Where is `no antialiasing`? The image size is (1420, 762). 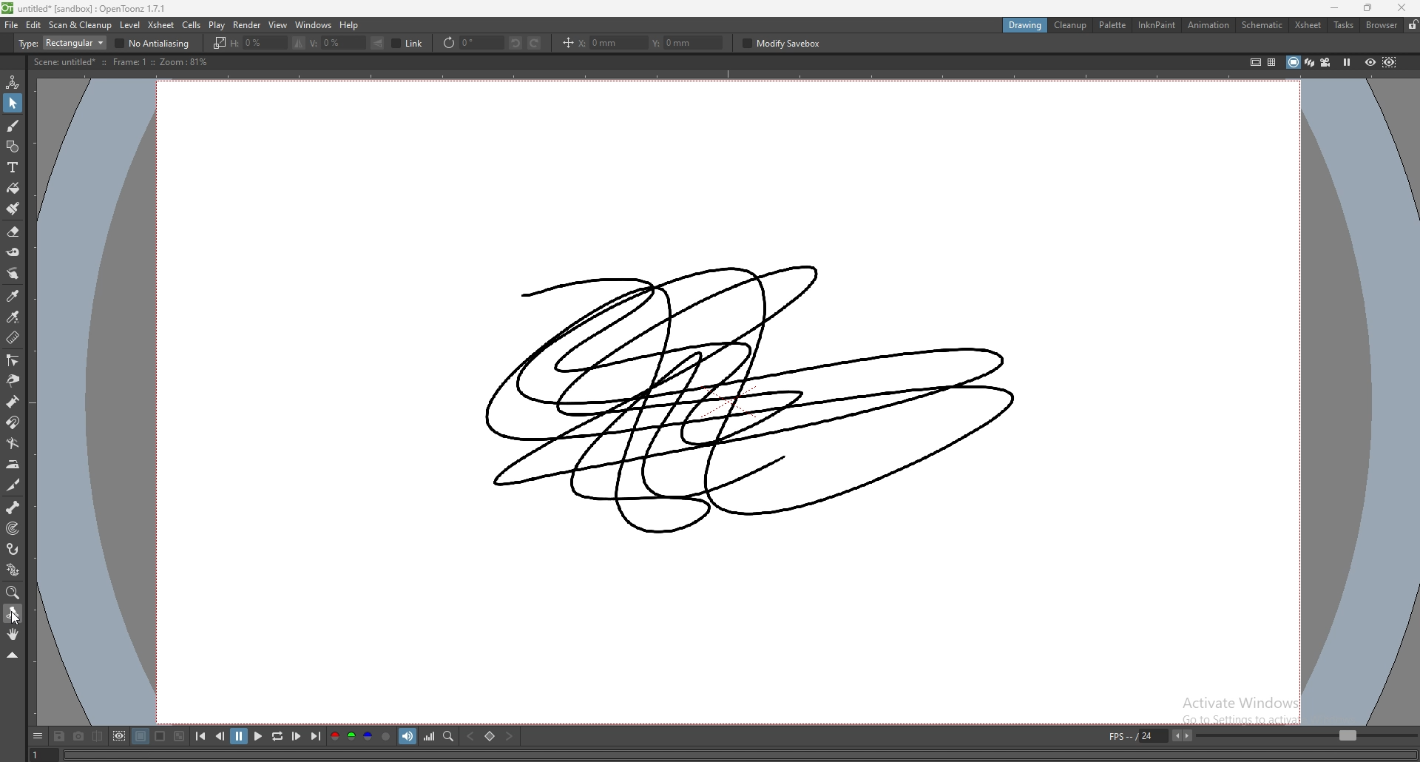
no antialiasing is located at coordinates (153, 43).